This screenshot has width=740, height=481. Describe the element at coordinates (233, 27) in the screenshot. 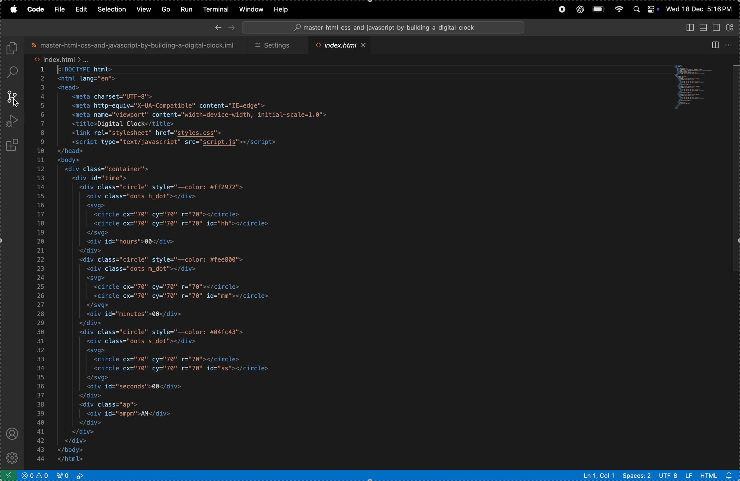

I see `forward` at that location.